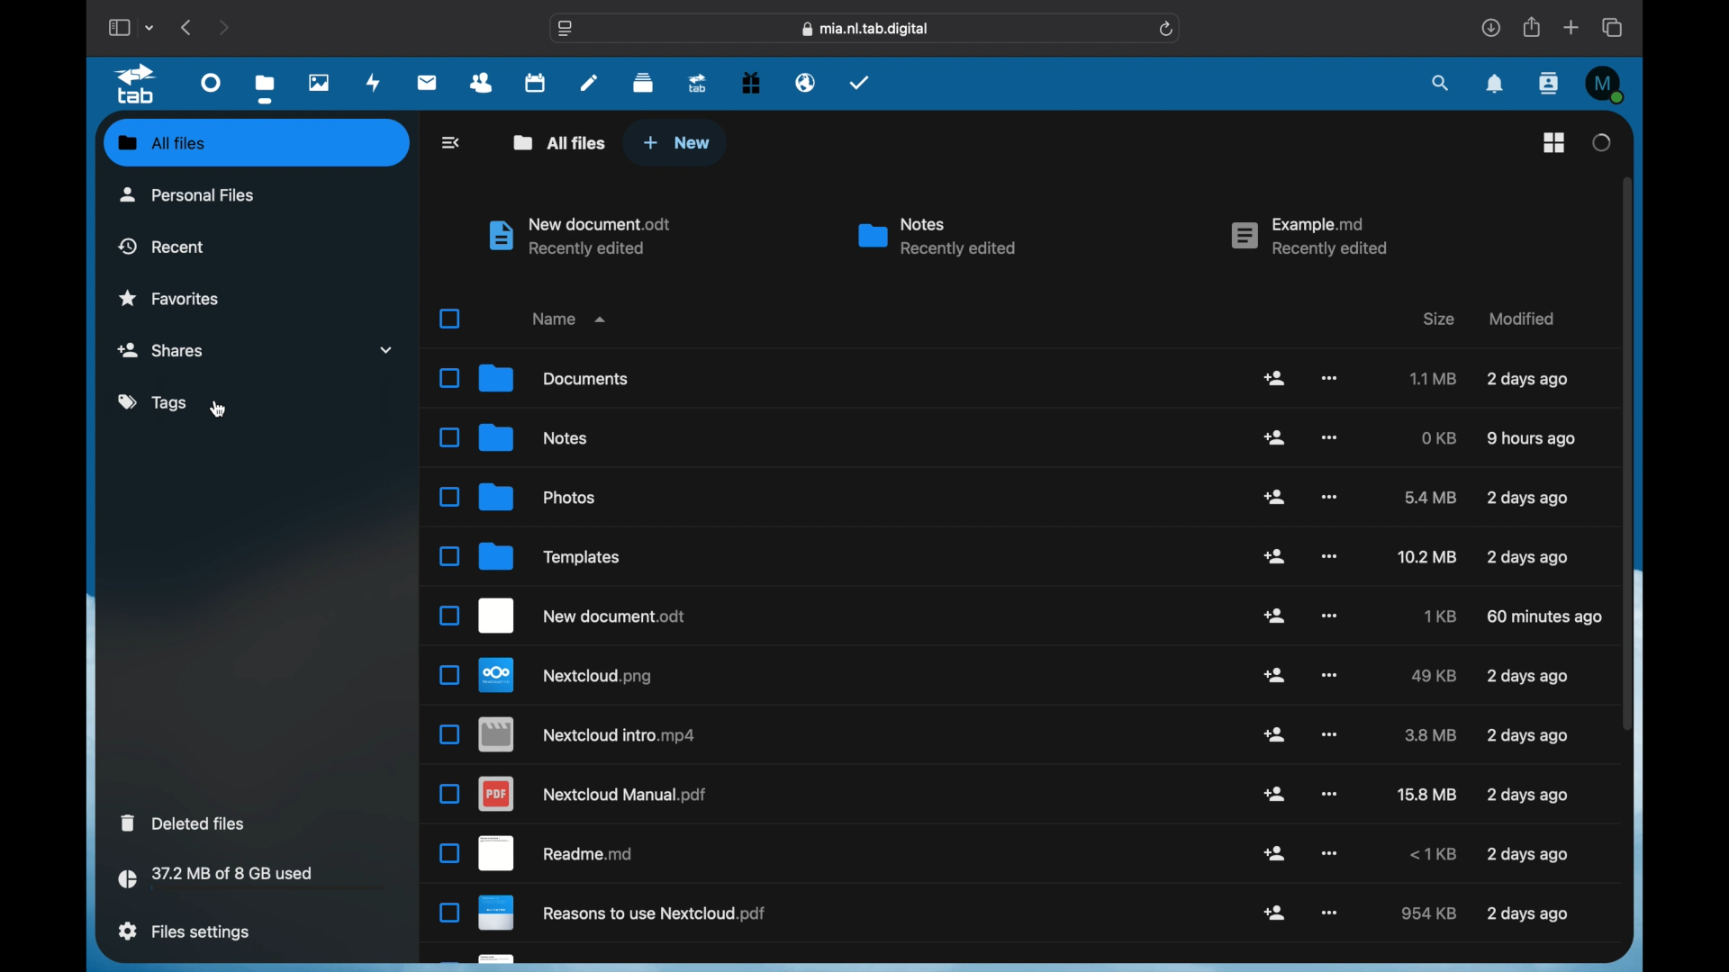  I want to click on Unselected checkbox, so click(449, 733).